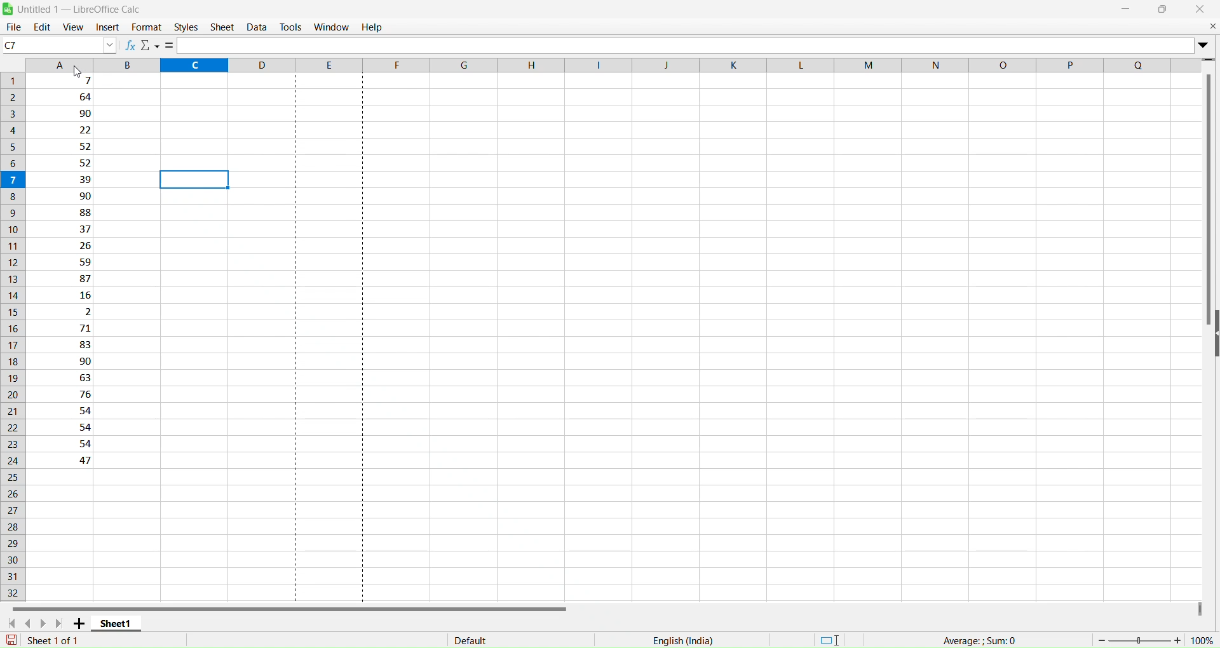 This screenshot has height=648, width=1220. Describe the element at coordinates (32, 622) in the screenshot. I see `Previous` at that location.